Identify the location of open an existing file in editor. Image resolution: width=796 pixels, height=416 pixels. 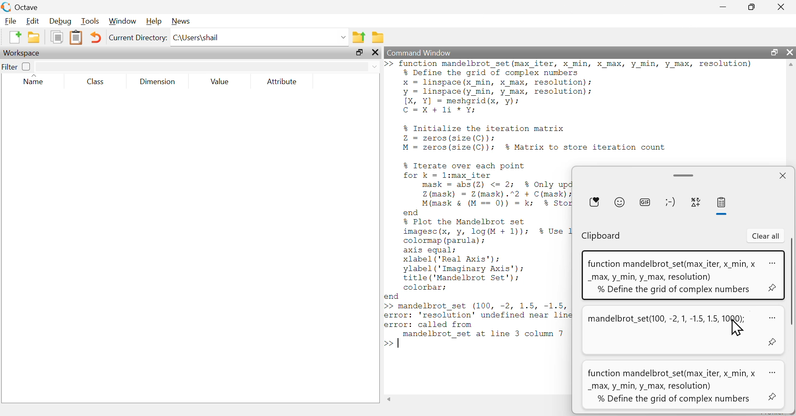
(34, 38).